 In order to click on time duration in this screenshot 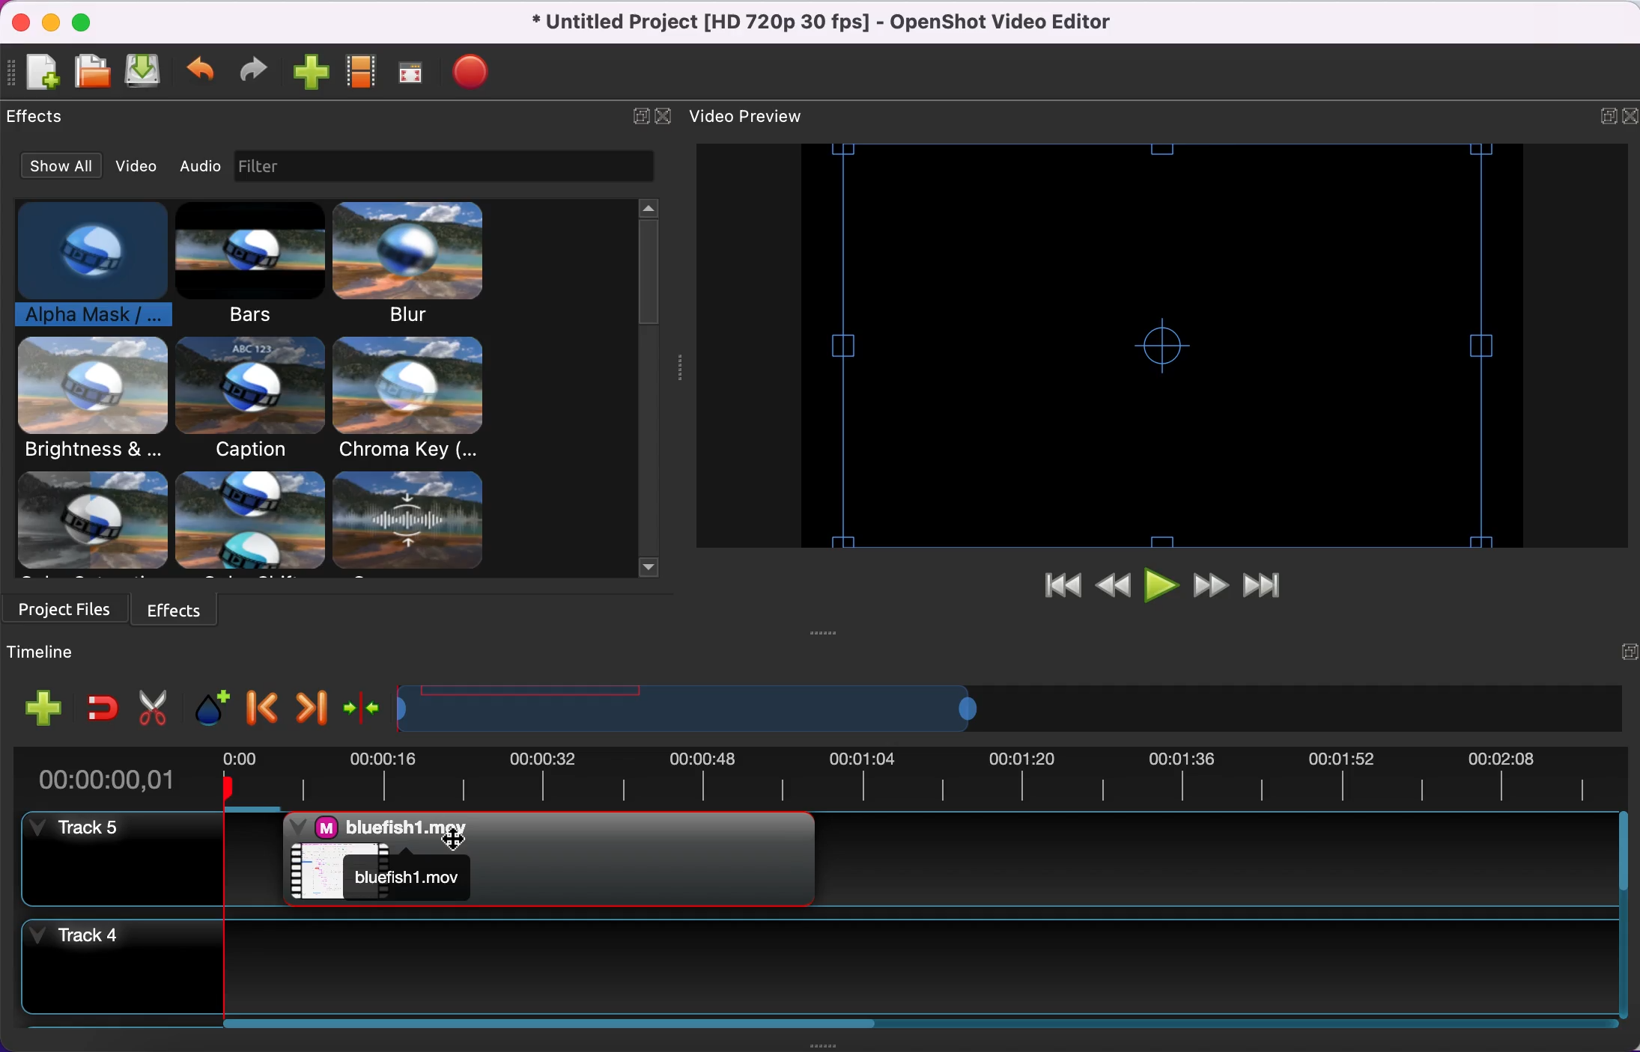, I will do `click(814, 774)`.